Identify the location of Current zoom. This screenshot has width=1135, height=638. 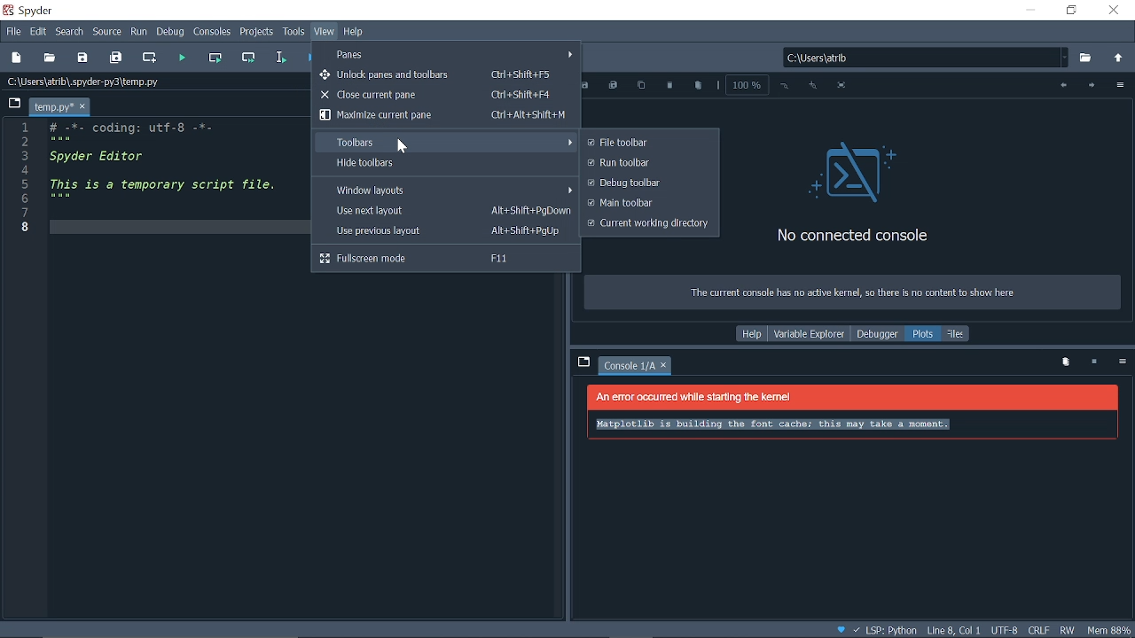
(745, 84).